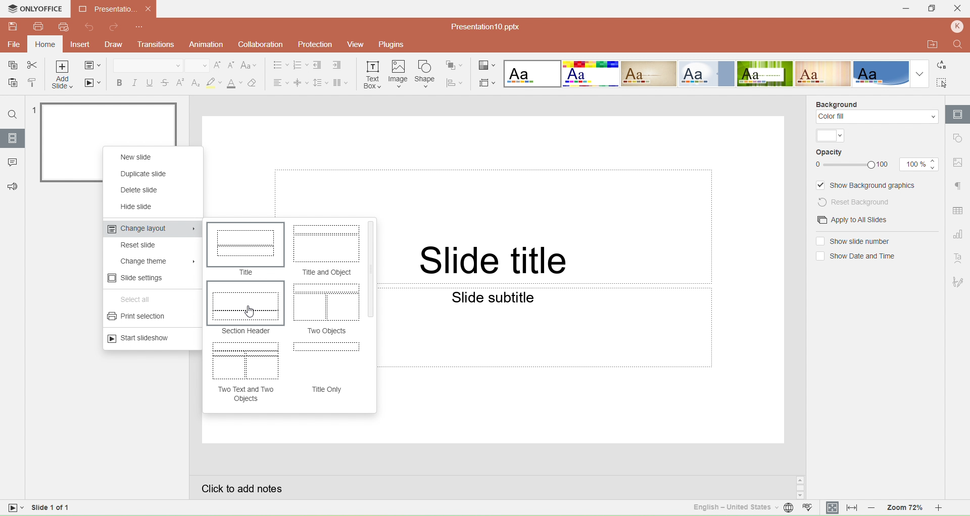 This screenshot has height=516, width=970. What do you see at coordinates (151, 230) in the screenshot?
I see `Change layout` at bounding box center [151, 230].